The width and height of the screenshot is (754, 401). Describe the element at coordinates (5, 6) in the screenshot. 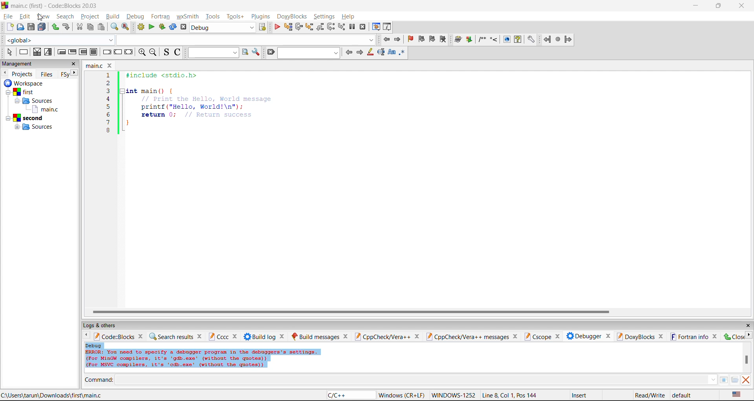

I see `Code:Blocks logo` at that location.